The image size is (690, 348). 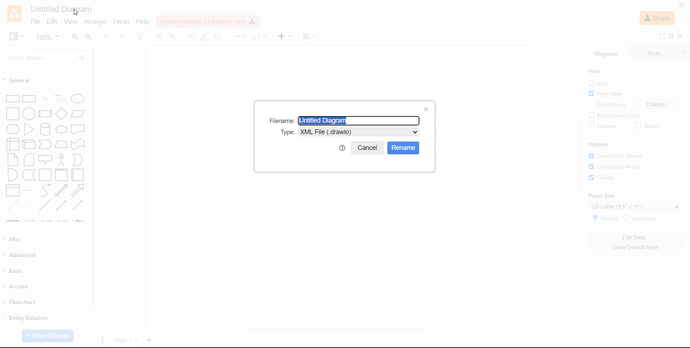 What do you see at coordinates (35, 22) in the screenshot?
I see `File ` at bounding box center [35, 22].